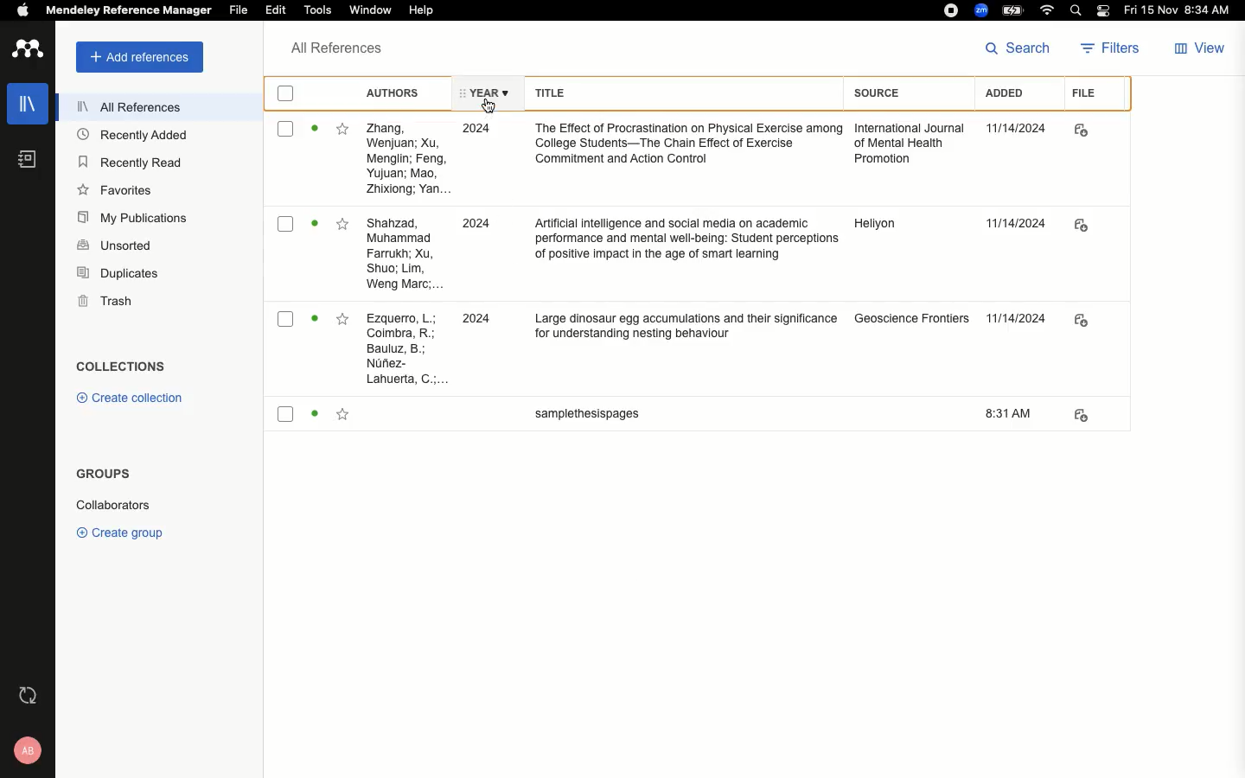 This screenshot has width=1245, height=778. I want to click on Groups, so click(99, 474).